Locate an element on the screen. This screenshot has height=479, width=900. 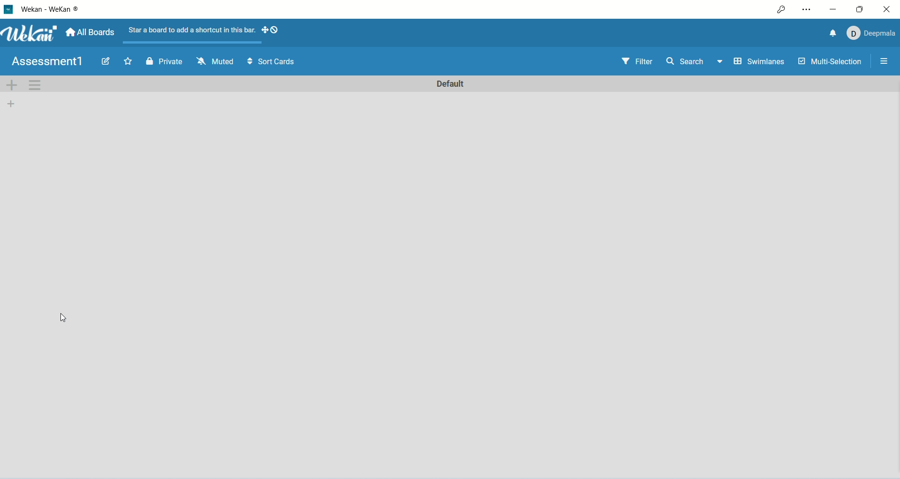
close is located at coordinates (887, 10).